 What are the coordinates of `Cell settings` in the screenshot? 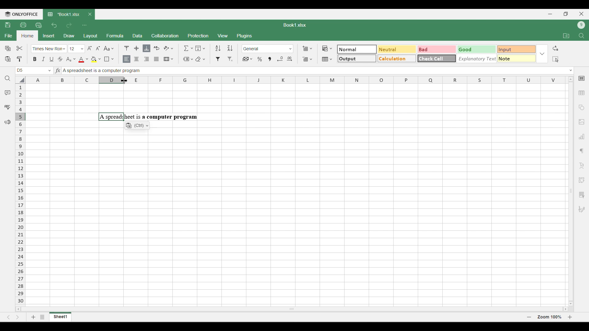 It's located at (582, 78).